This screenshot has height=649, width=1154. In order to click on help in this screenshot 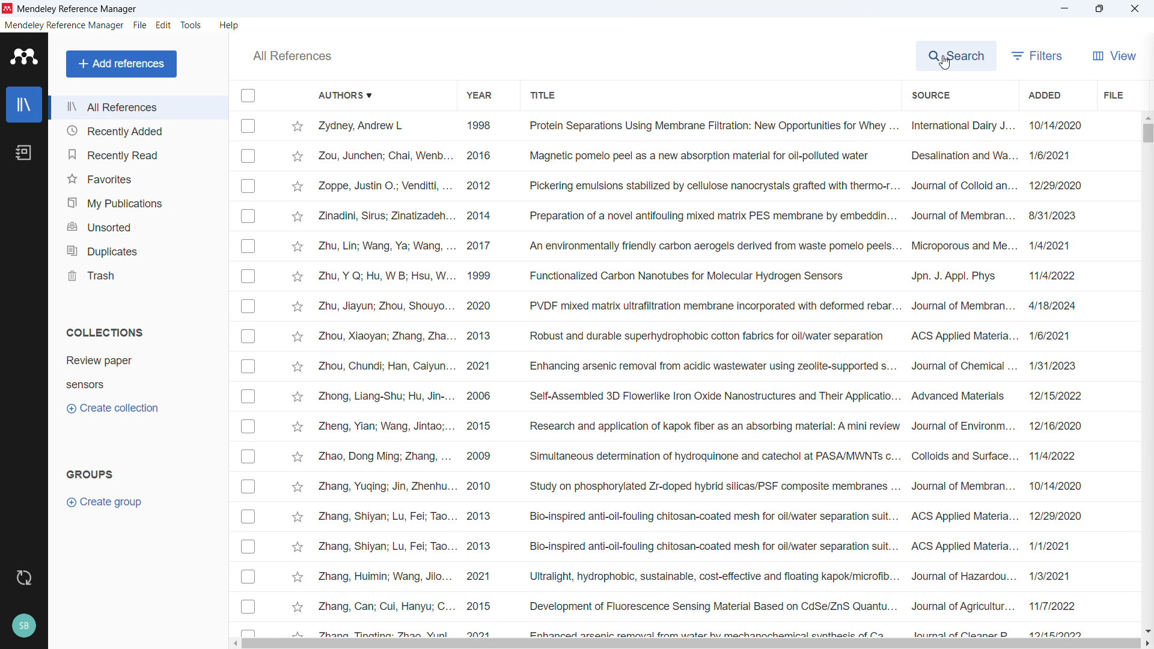, I will do `click(230, 25)`.